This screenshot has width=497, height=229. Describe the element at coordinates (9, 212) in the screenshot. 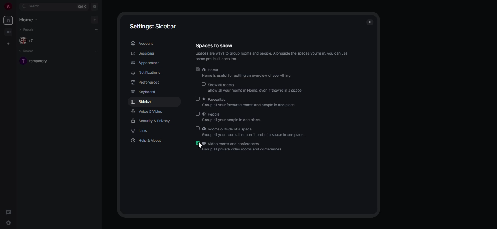

I see `threads` at that location.